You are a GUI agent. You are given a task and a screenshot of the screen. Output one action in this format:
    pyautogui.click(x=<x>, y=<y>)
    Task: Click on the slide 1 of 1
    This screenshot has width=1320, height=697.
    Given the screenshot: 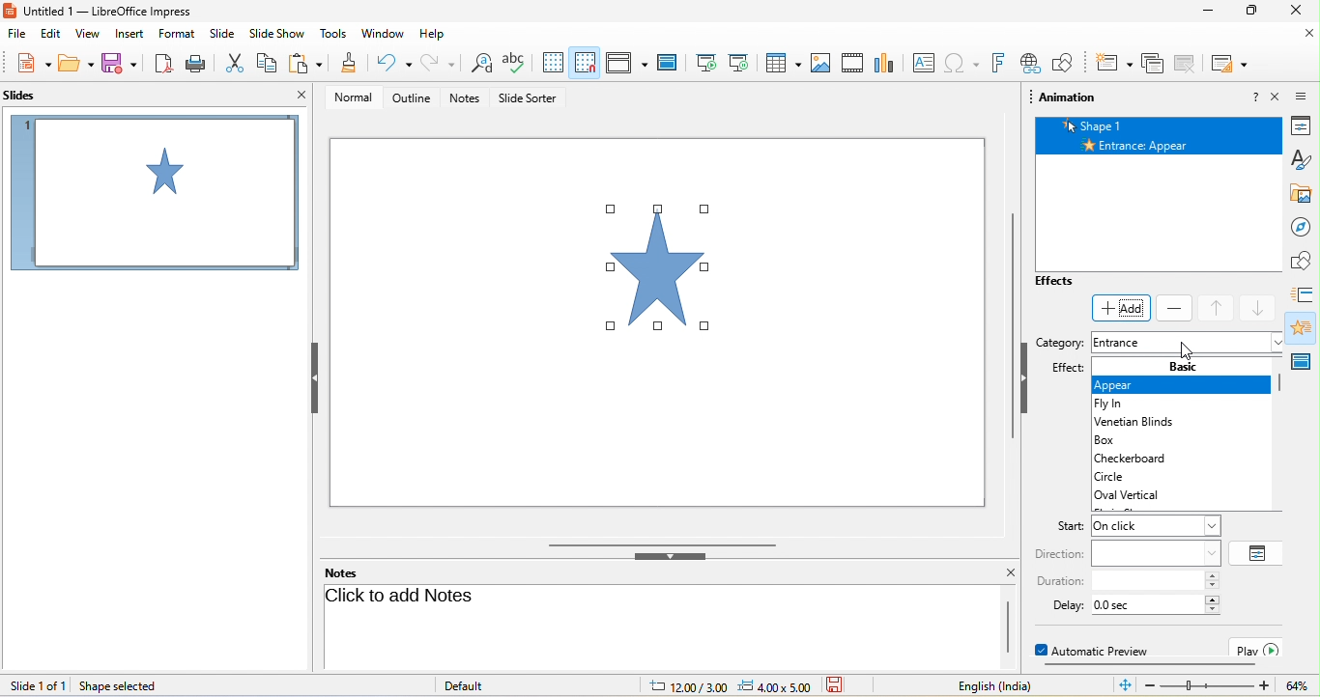 What is the action you would take?
    pyautogui.click(x=38, y=685)
    